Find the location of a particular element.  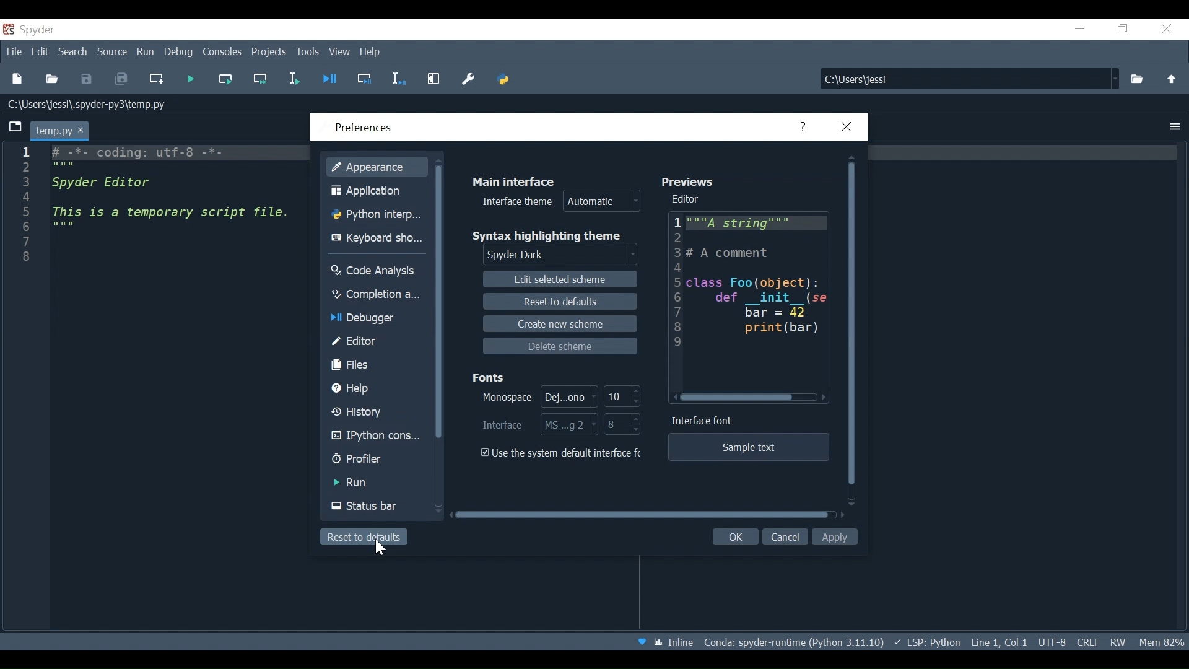

File Encoding is located at coordinates (1051, 642).